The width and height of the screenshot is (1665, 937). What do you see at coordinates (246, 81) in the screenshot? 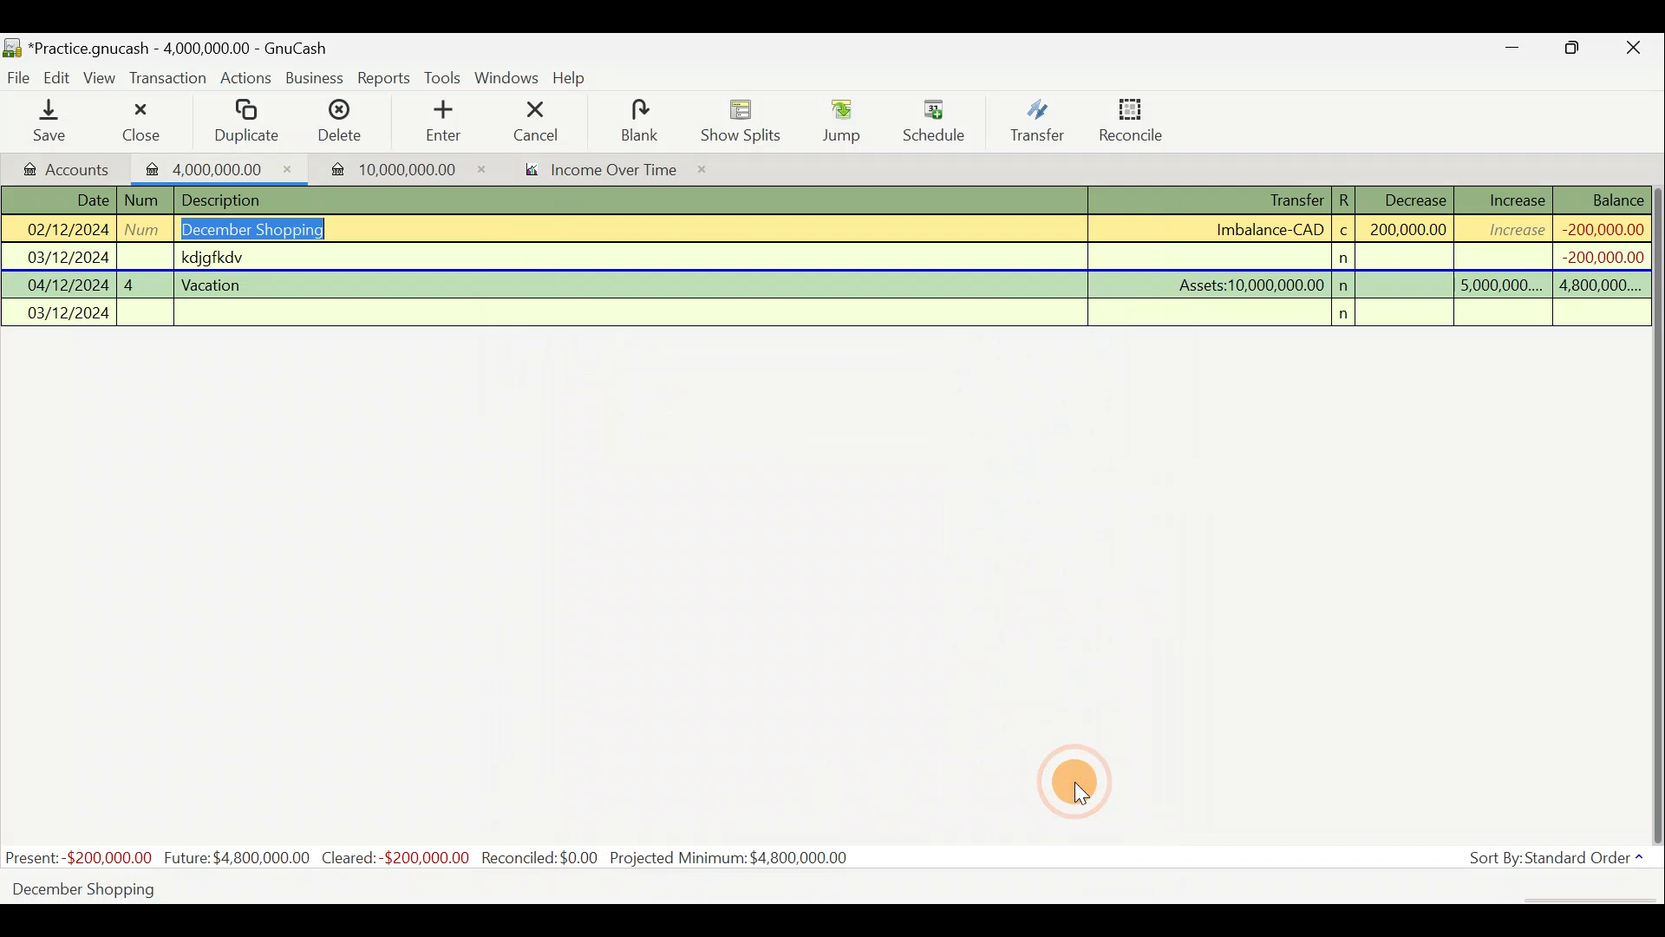
I see `Actions` at bounding box center [246, 81].